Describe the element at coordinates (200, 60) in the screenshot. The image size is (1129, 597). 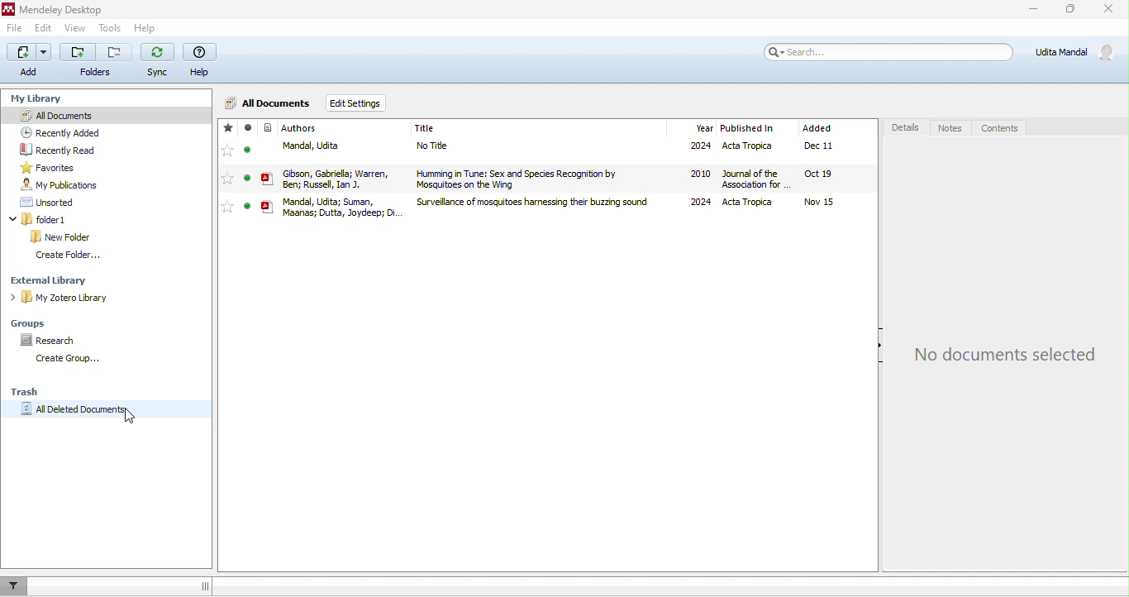
I see `help` at that location.